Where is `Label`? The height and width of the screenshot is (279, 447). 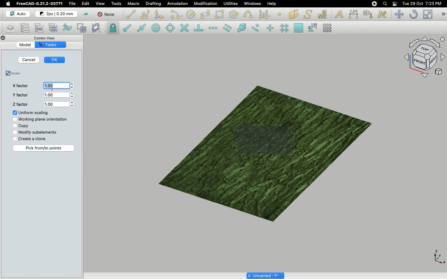
Label is located at coordinates (368, 14).